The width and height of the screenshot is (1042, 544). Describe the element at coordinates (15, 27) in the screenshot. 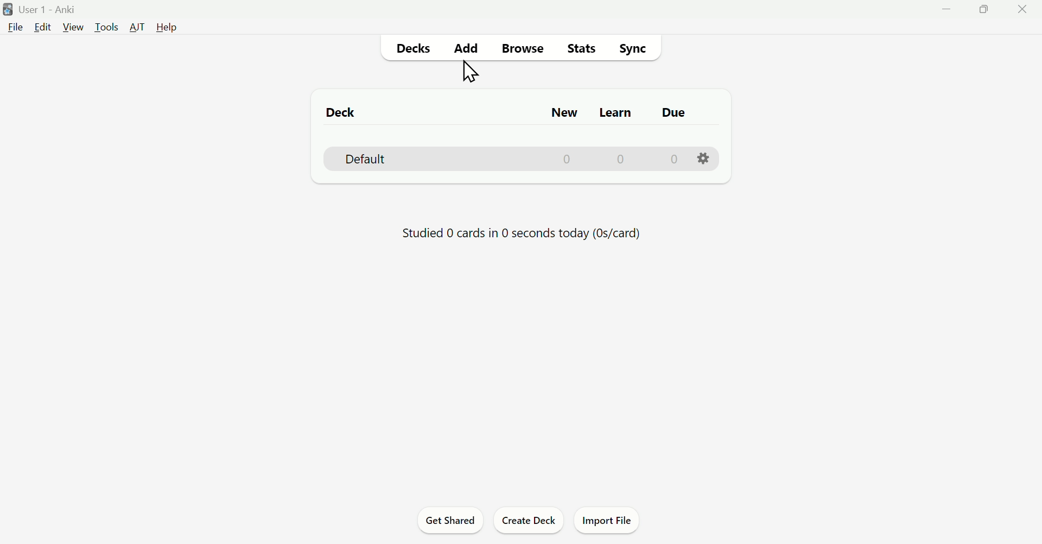

I see `File` at that location.